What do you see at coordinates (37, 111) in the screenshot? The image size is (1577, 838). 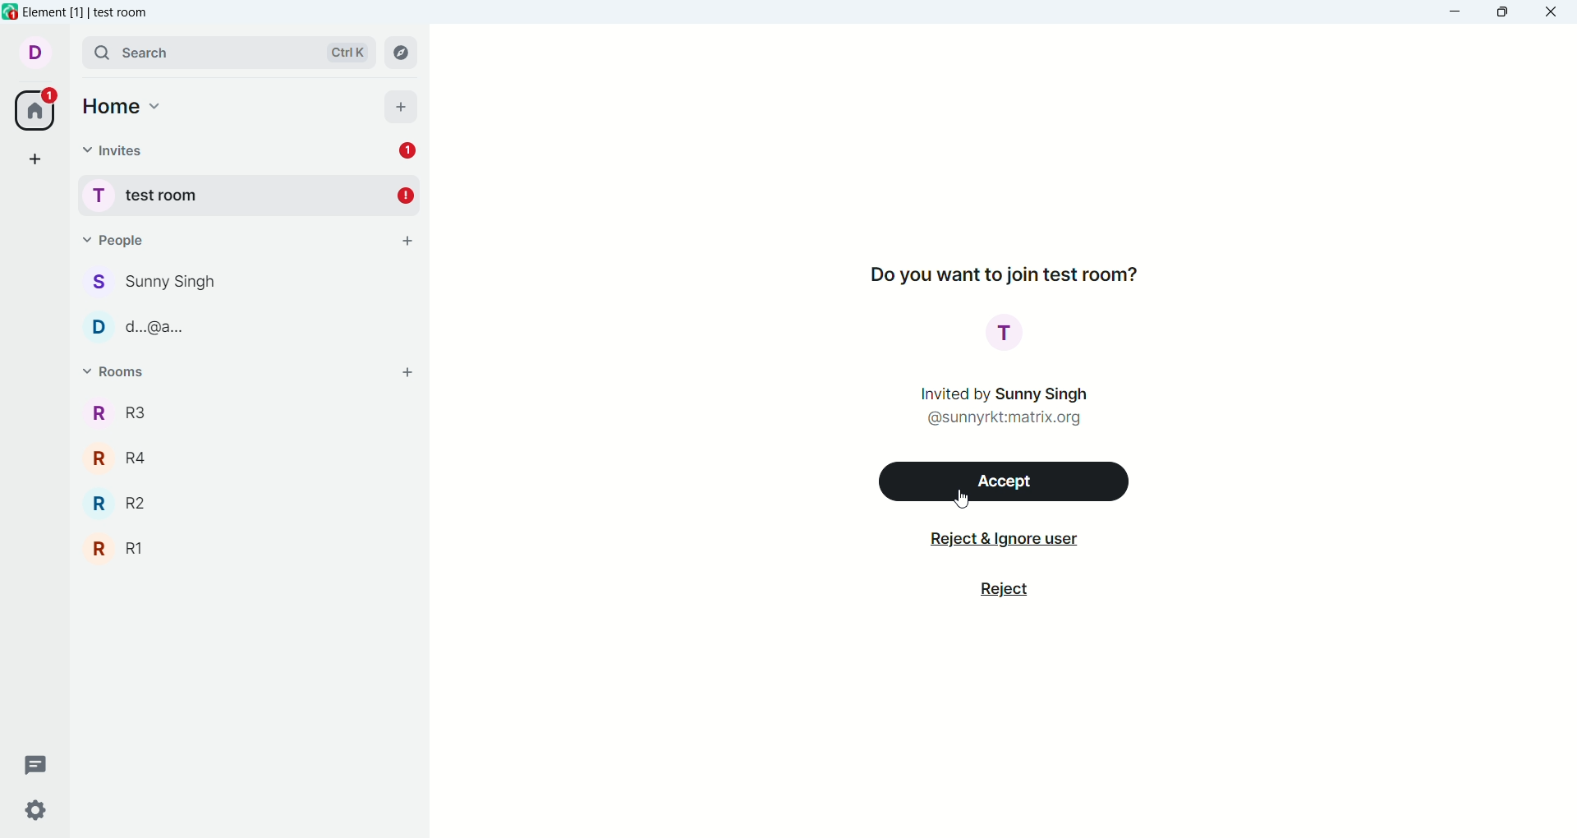 I see `all rooms` at bounding box center [37, 111].